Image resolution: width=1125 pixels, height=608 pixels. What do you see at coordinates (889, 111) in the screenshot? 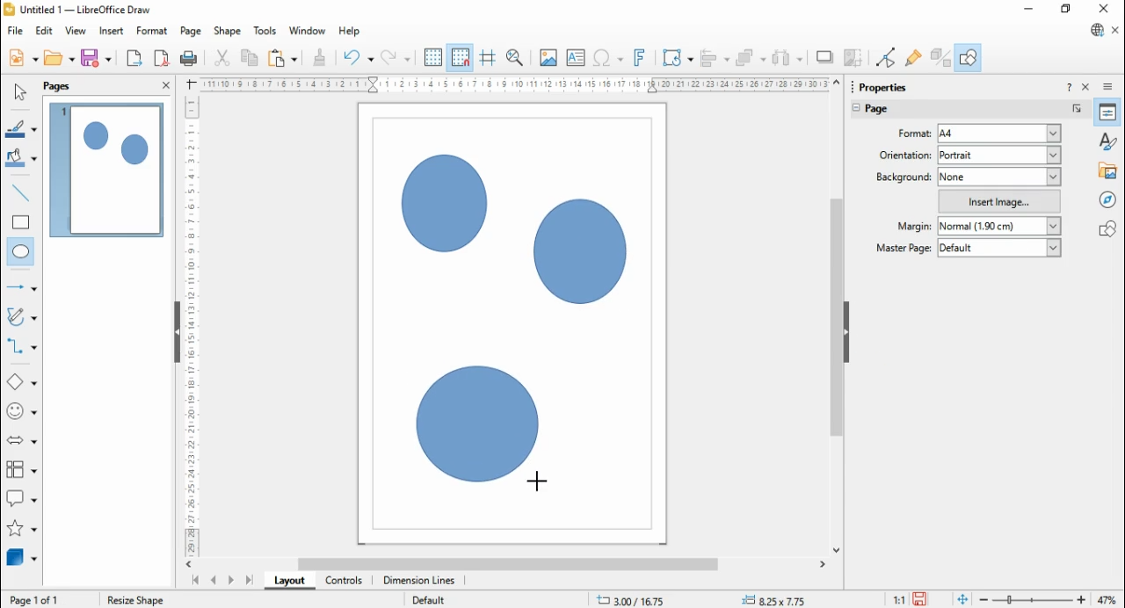
I see `page` at bounding box center [889, 111].